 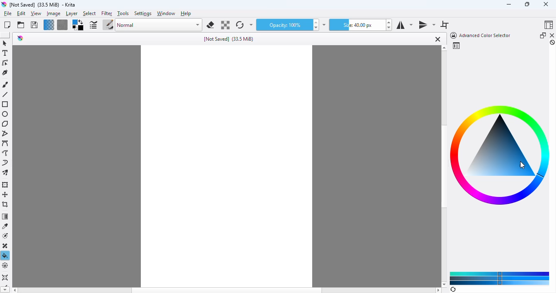 What do you see at coordinates (5, 53) in the screenshot?
I see `text tool` at bounding box center [5, 53].